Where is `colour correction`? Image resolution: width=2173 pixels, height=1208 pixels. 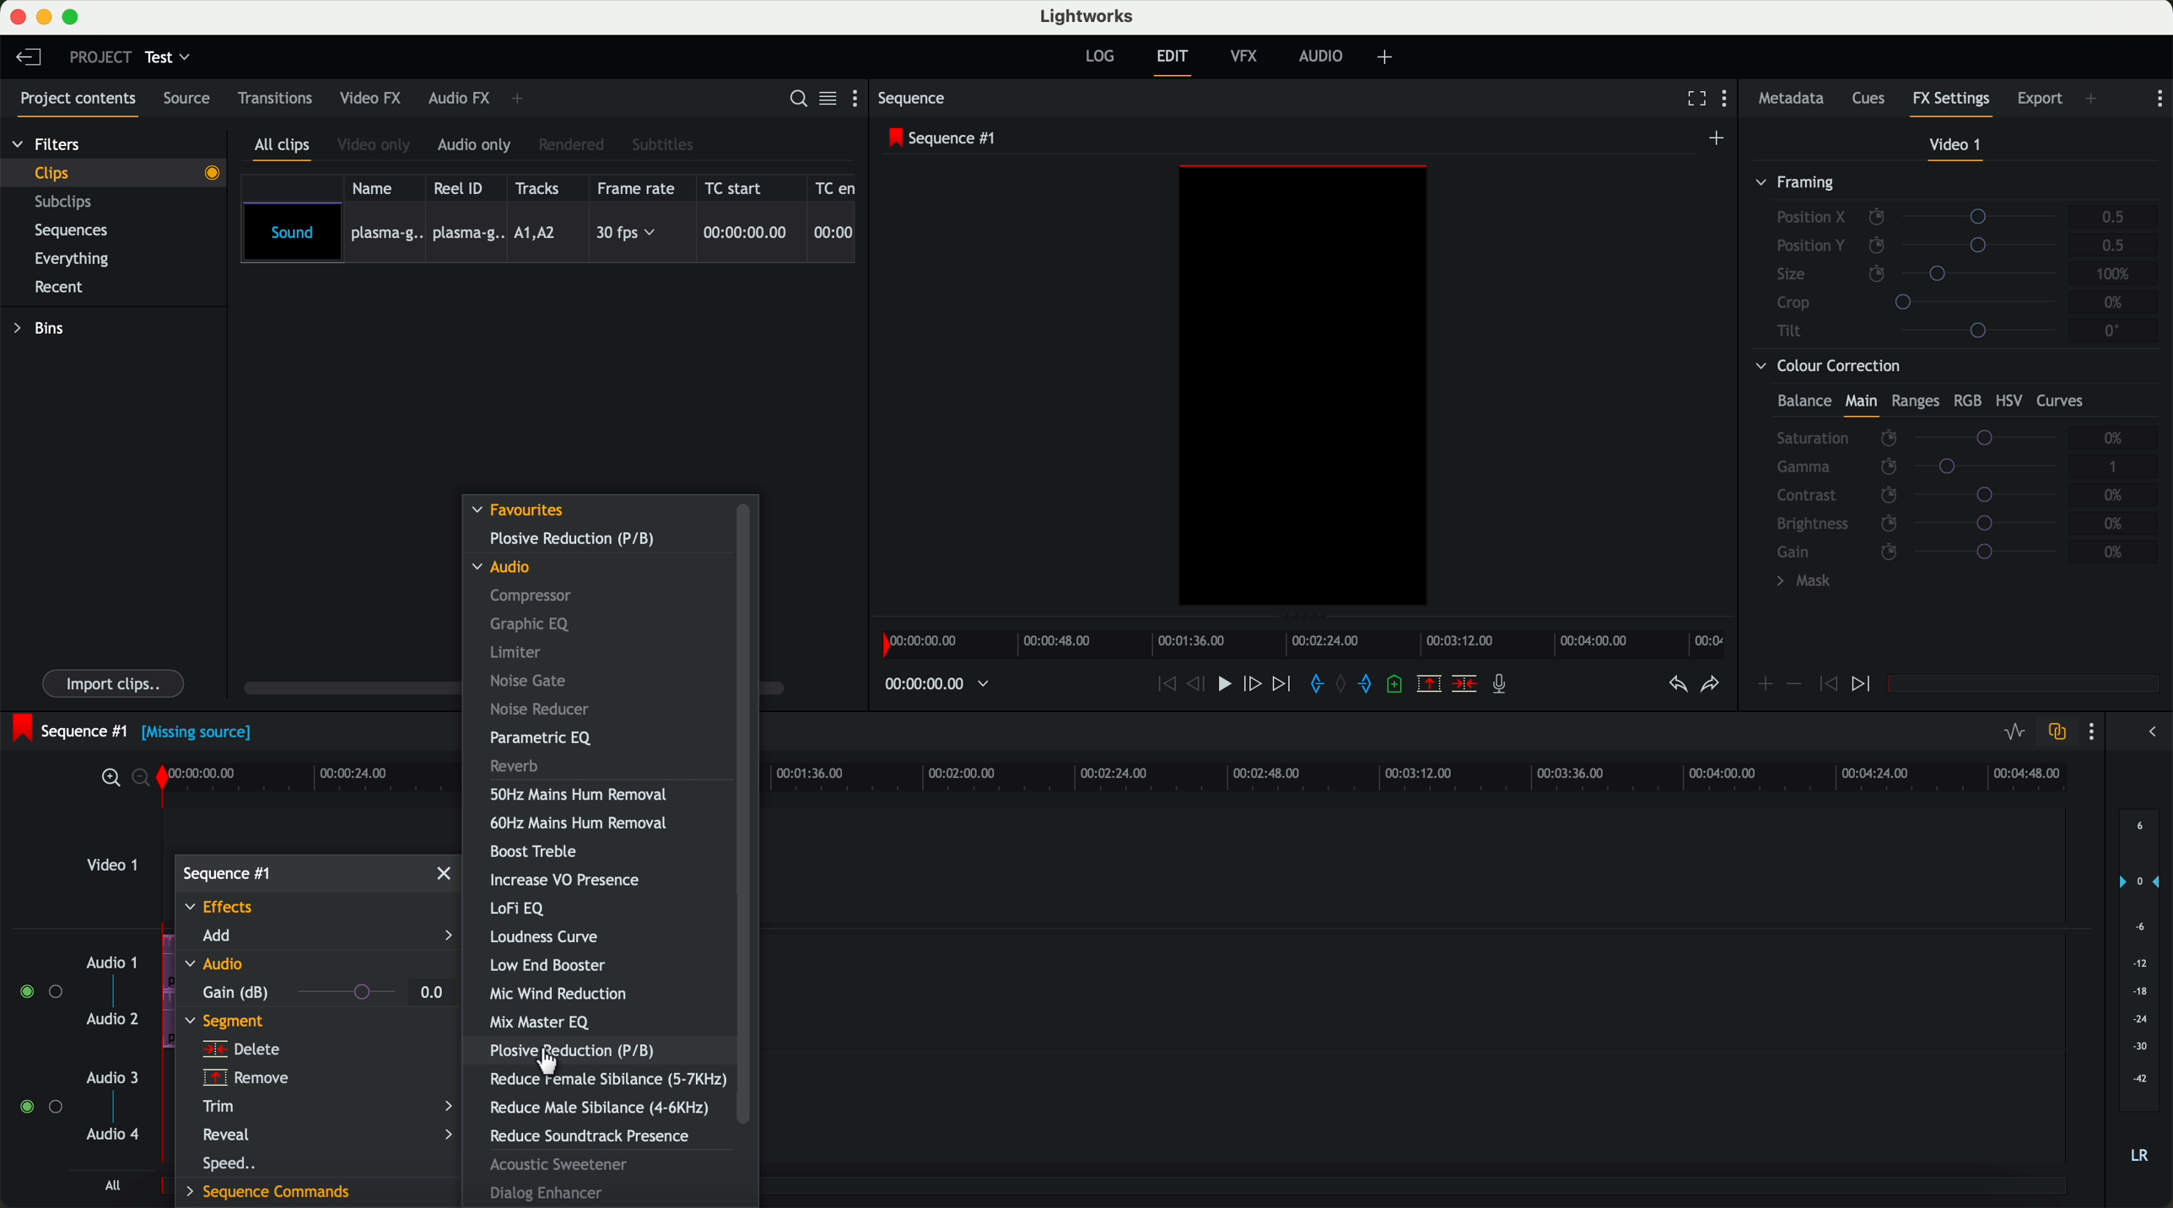
colour correction is located at coordinates (1948, 478).